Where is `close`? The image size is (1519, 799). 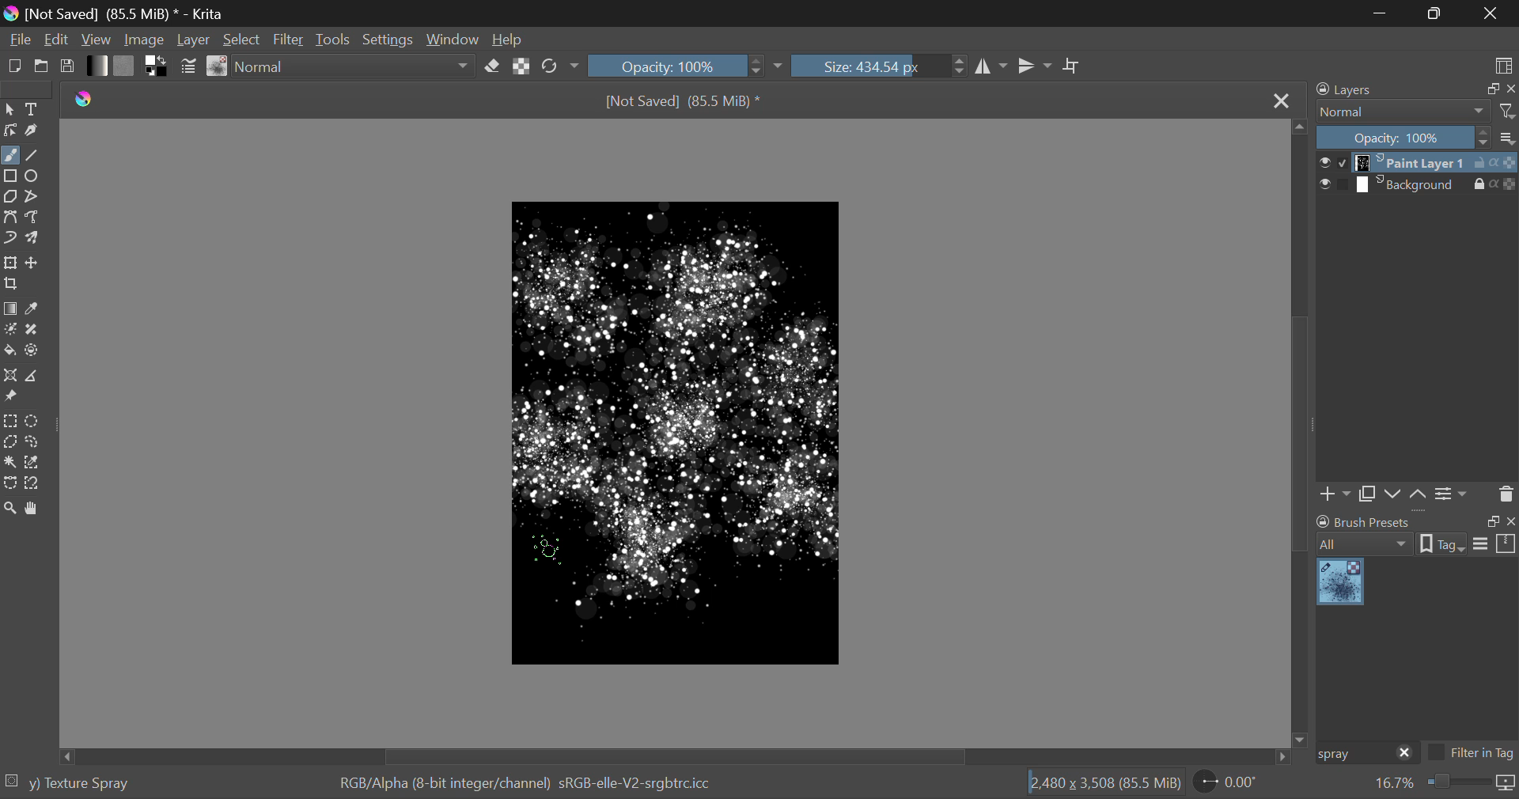 close is located at coordinates (1510, 89).